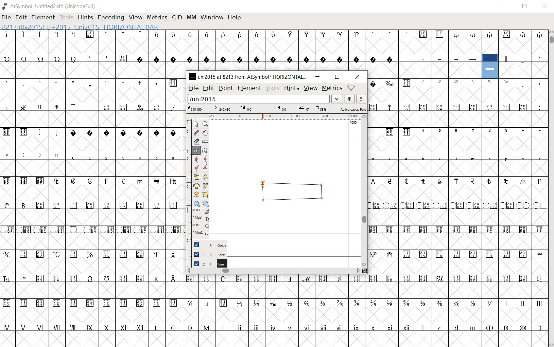  I want to click on Guide, so click(206, 245).